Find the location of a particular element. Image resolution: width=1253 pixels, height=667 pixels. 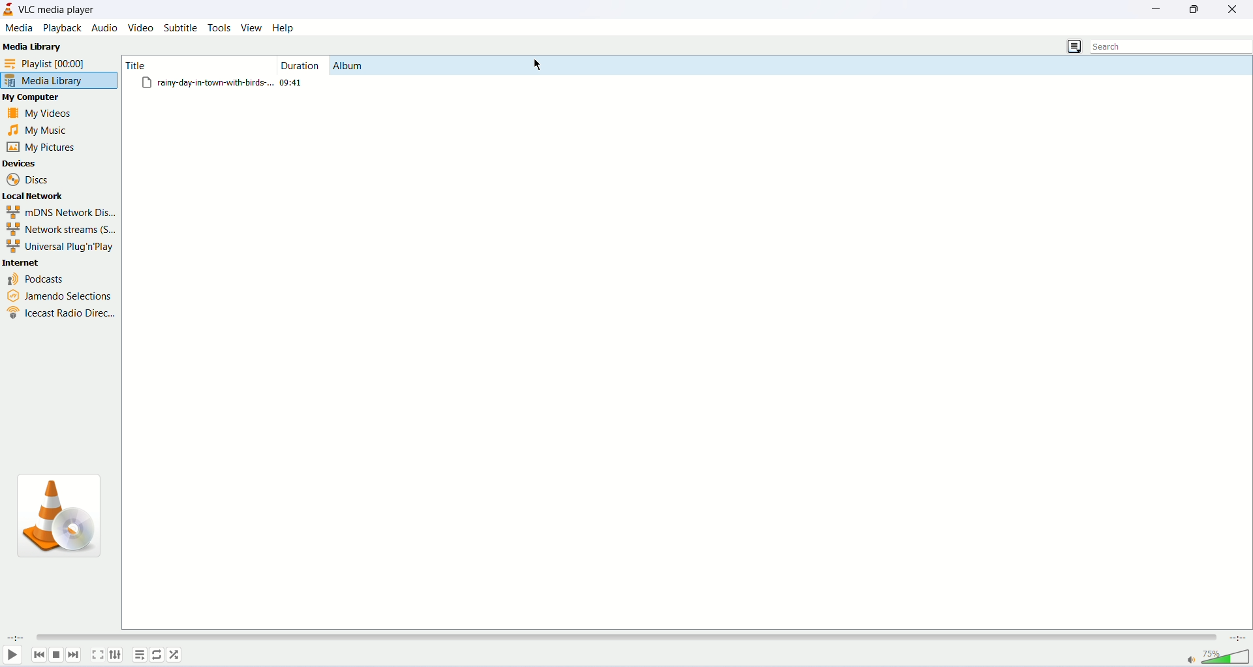

podcasts is located at coordinates (44, 280).